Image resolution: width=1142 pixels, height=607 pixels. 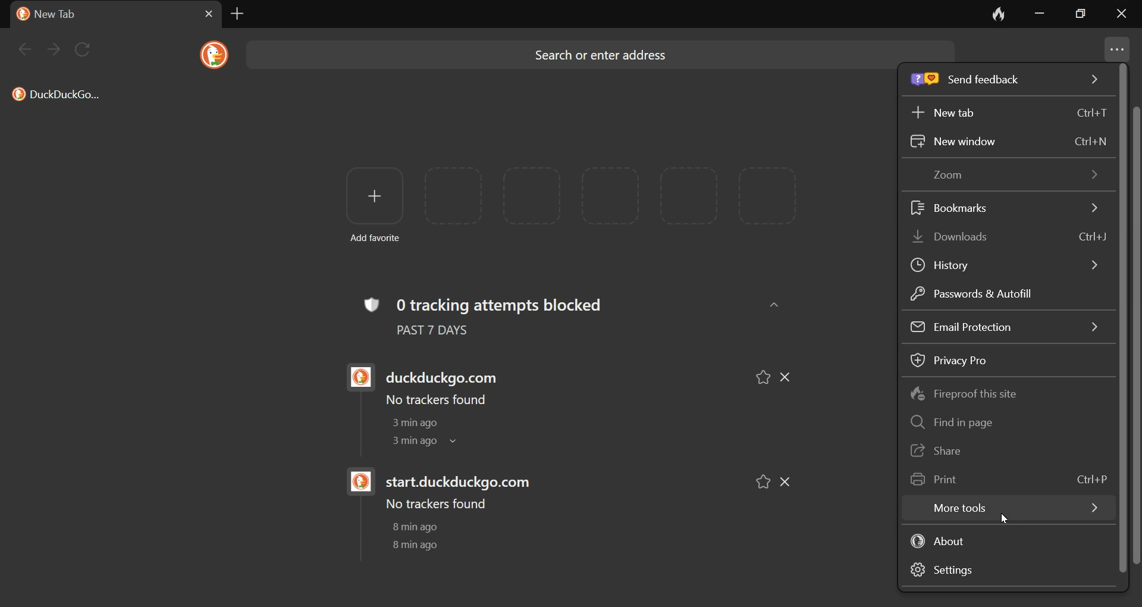 I want to click on scroll bar, so click(x=1135, y=334).